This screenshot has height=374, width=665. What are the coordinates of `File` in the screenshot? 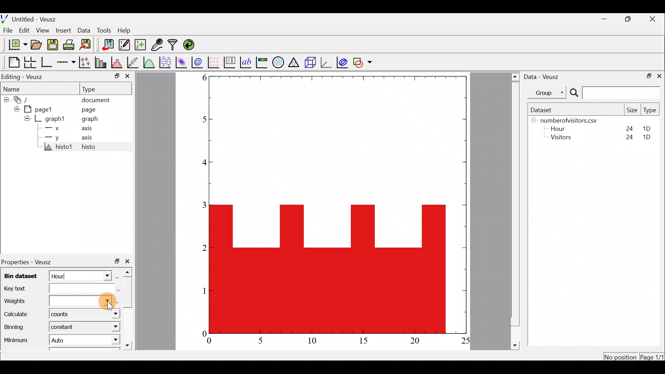 It's located at (8, 30).